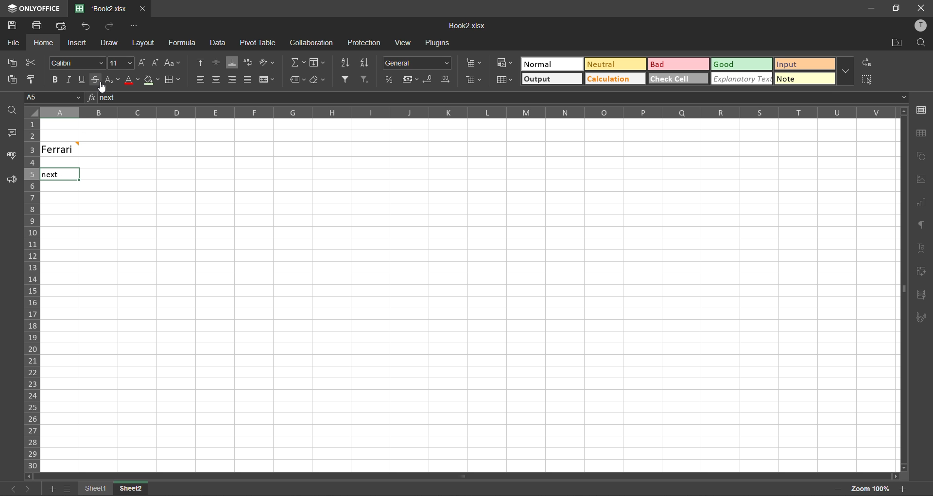 Image resolution: width=933 pixels, height=496 pixels. What do you see at coordinates (836, 490) in the screenshot?
I see `zoom out` at bounding box center [836, 490].